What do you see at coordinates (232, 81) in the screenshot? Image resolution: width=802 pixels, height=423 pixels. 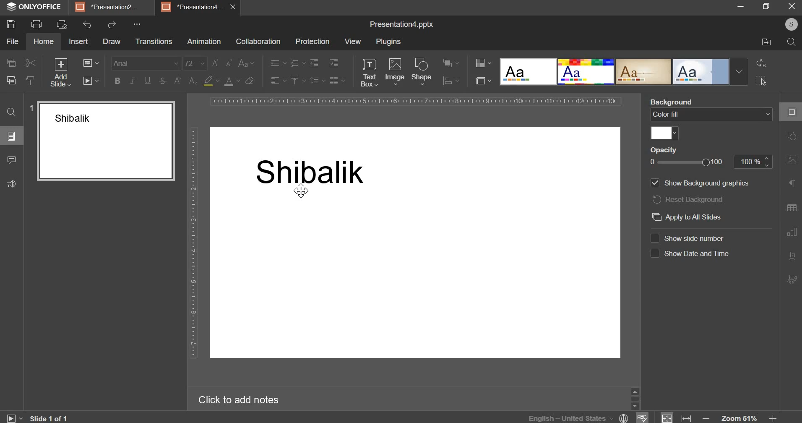 I see `text color` at bounding box center [232, 81].